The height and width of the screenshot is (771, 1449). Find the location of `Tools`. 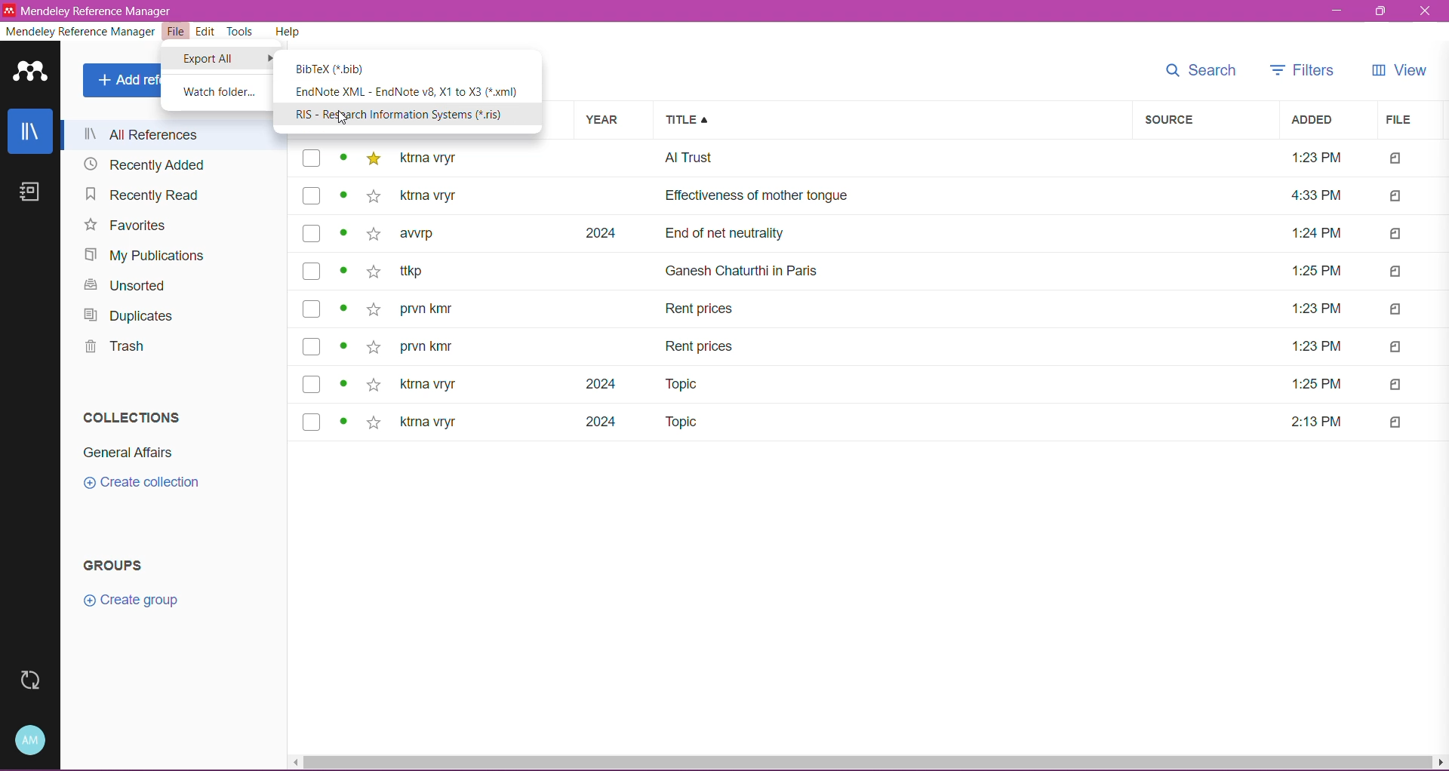

Tools is located at coordinates (241, 32).